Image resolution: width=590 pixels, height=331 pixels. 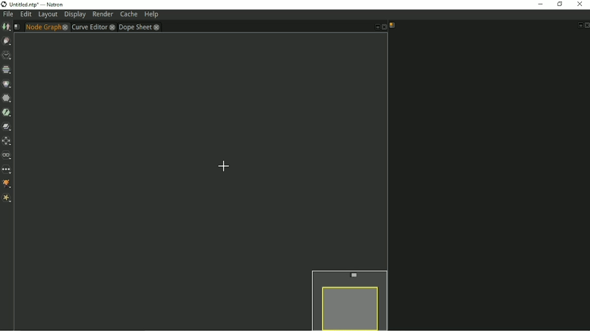 I want to click on Cache, so click(x=129, y=15).